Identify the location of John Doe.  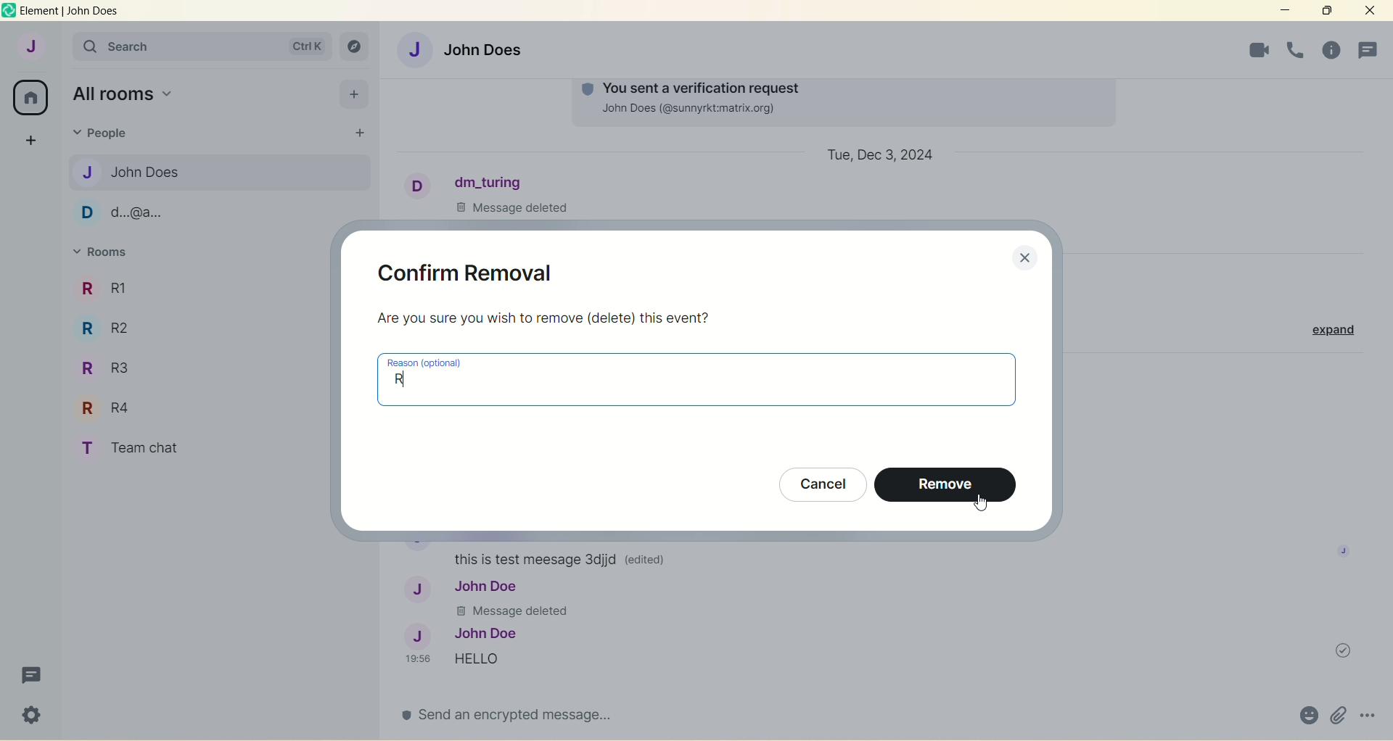
(464, 587).